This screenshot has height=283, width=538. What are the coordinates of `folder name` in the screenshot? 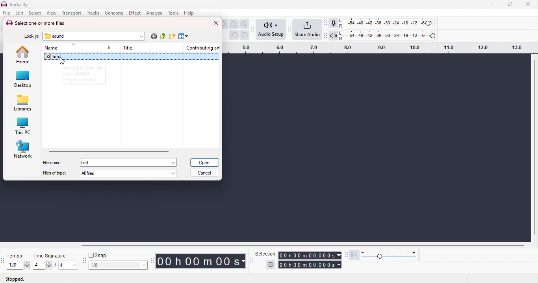 It's located at (56, 36).